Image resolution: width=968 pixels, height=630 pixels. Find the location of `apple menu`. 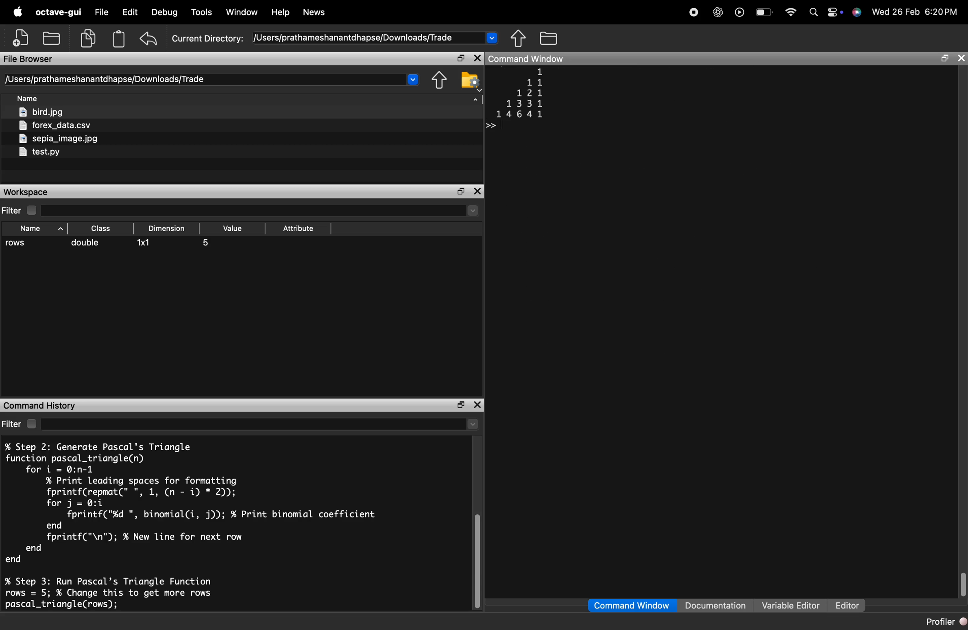

apple menu is located at coordinates (17, 11).